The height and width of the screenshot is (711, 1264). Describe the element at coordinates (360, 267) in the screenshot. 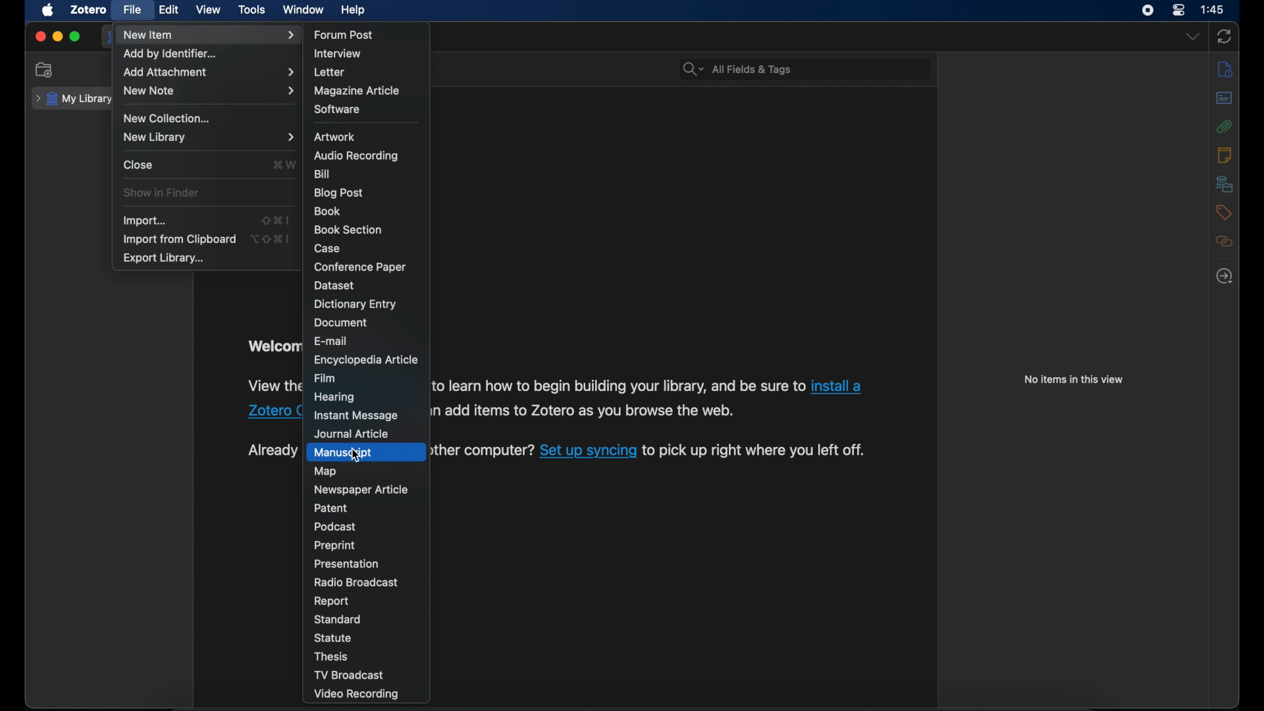

I see `conference paper` at that location.